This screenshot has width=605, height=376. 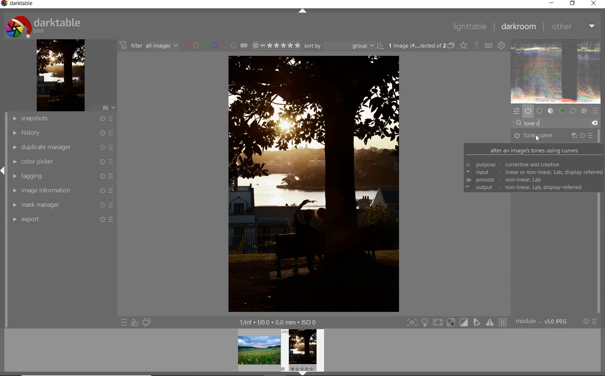 I want to click on quick access to presets, so click(x=124, y=323).